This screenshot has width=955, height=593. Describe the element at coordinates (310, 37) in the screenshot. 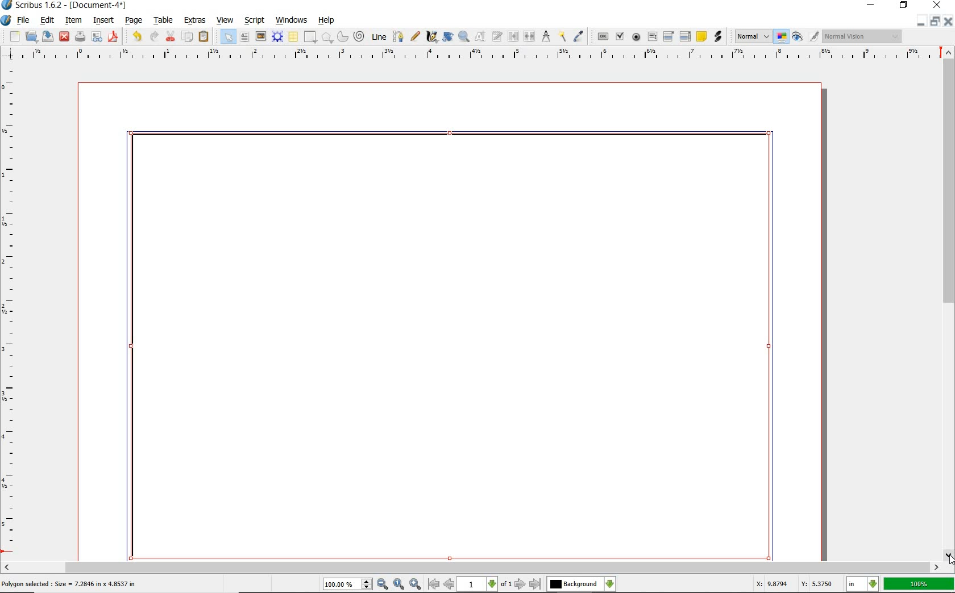

I see `shape` at that location.